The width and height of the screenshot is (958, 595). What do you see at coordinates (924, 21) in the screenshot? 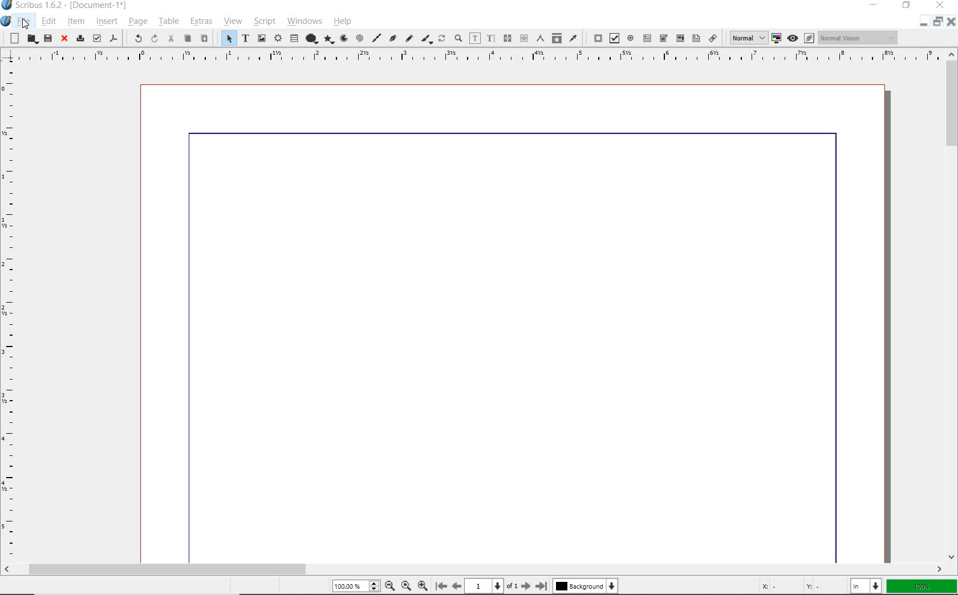
I see `restore down` at bounding box center [924, 21].